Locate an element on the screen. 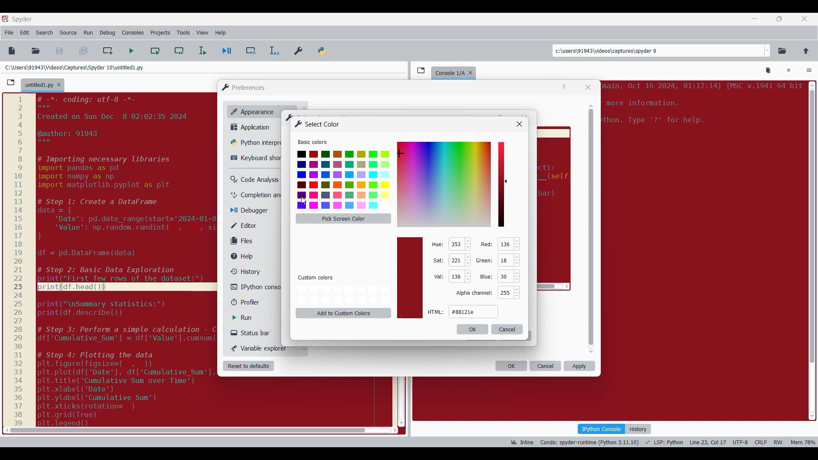  hue is located at coordinates (438, 244).